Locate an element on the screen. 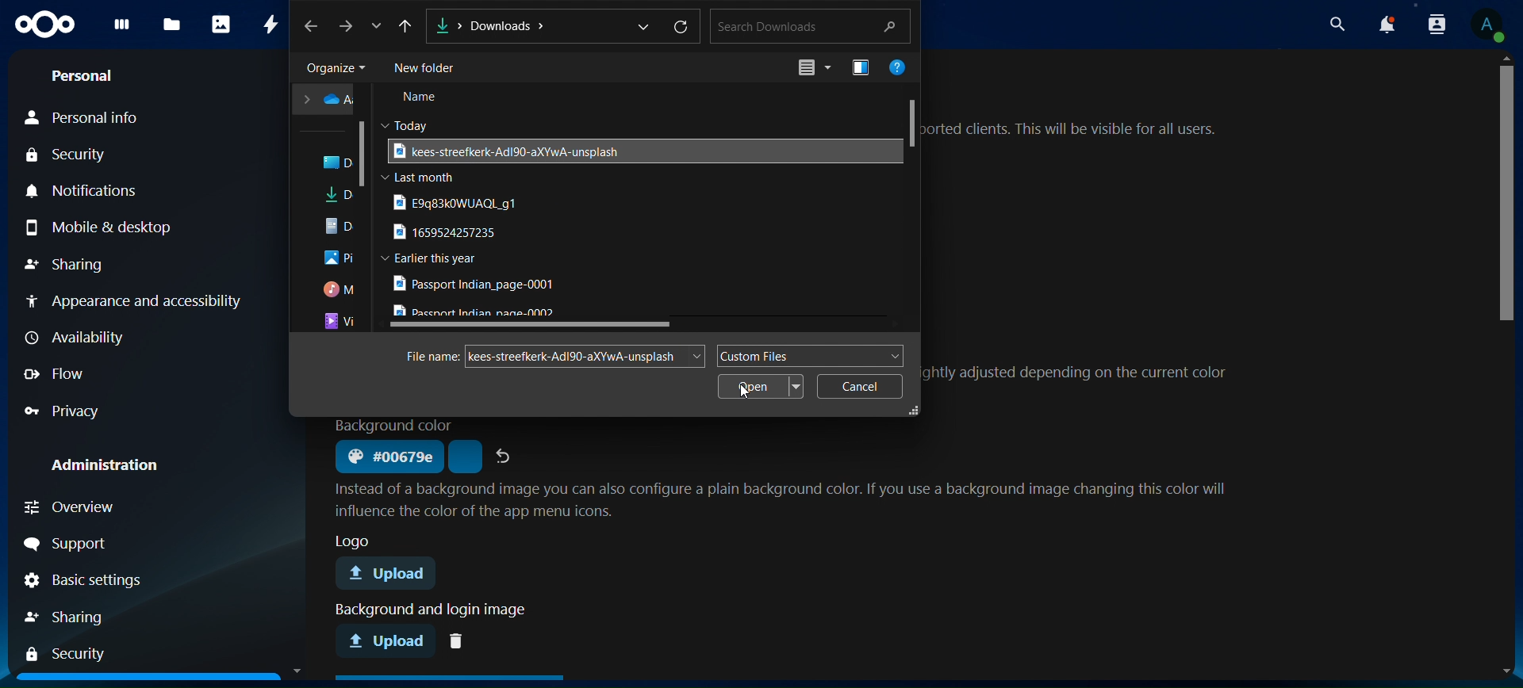  search is located at coordinates (1339, 24).